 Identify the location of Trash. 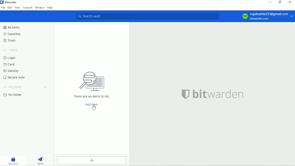
(10, 40).